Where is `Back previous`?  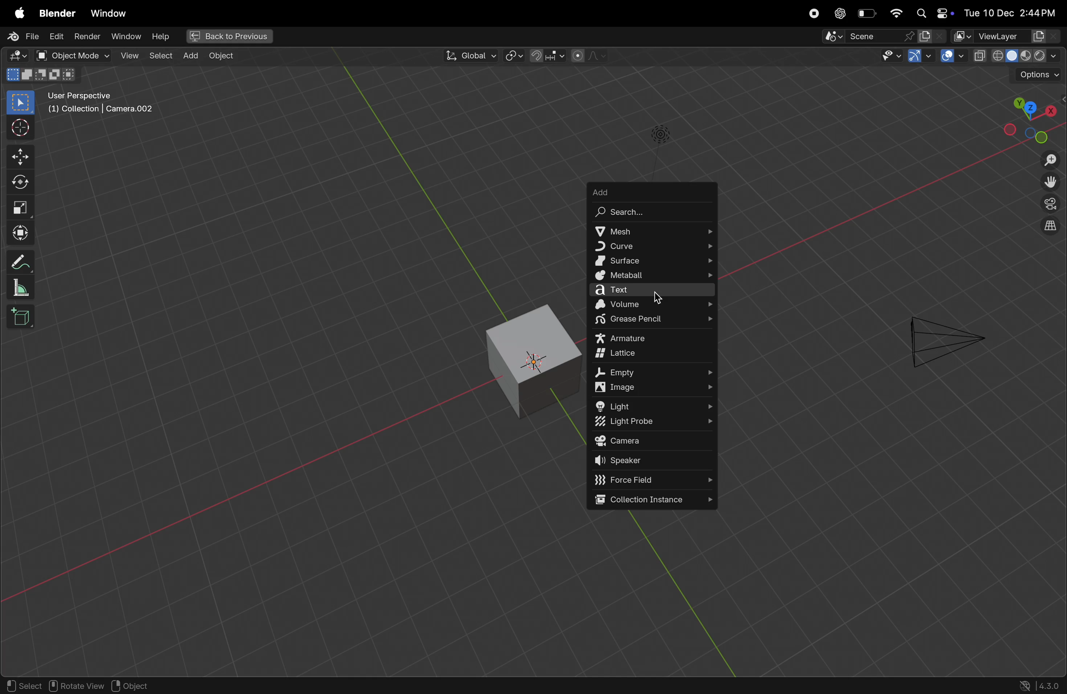
Back previous is located at coordinates (230, 37).